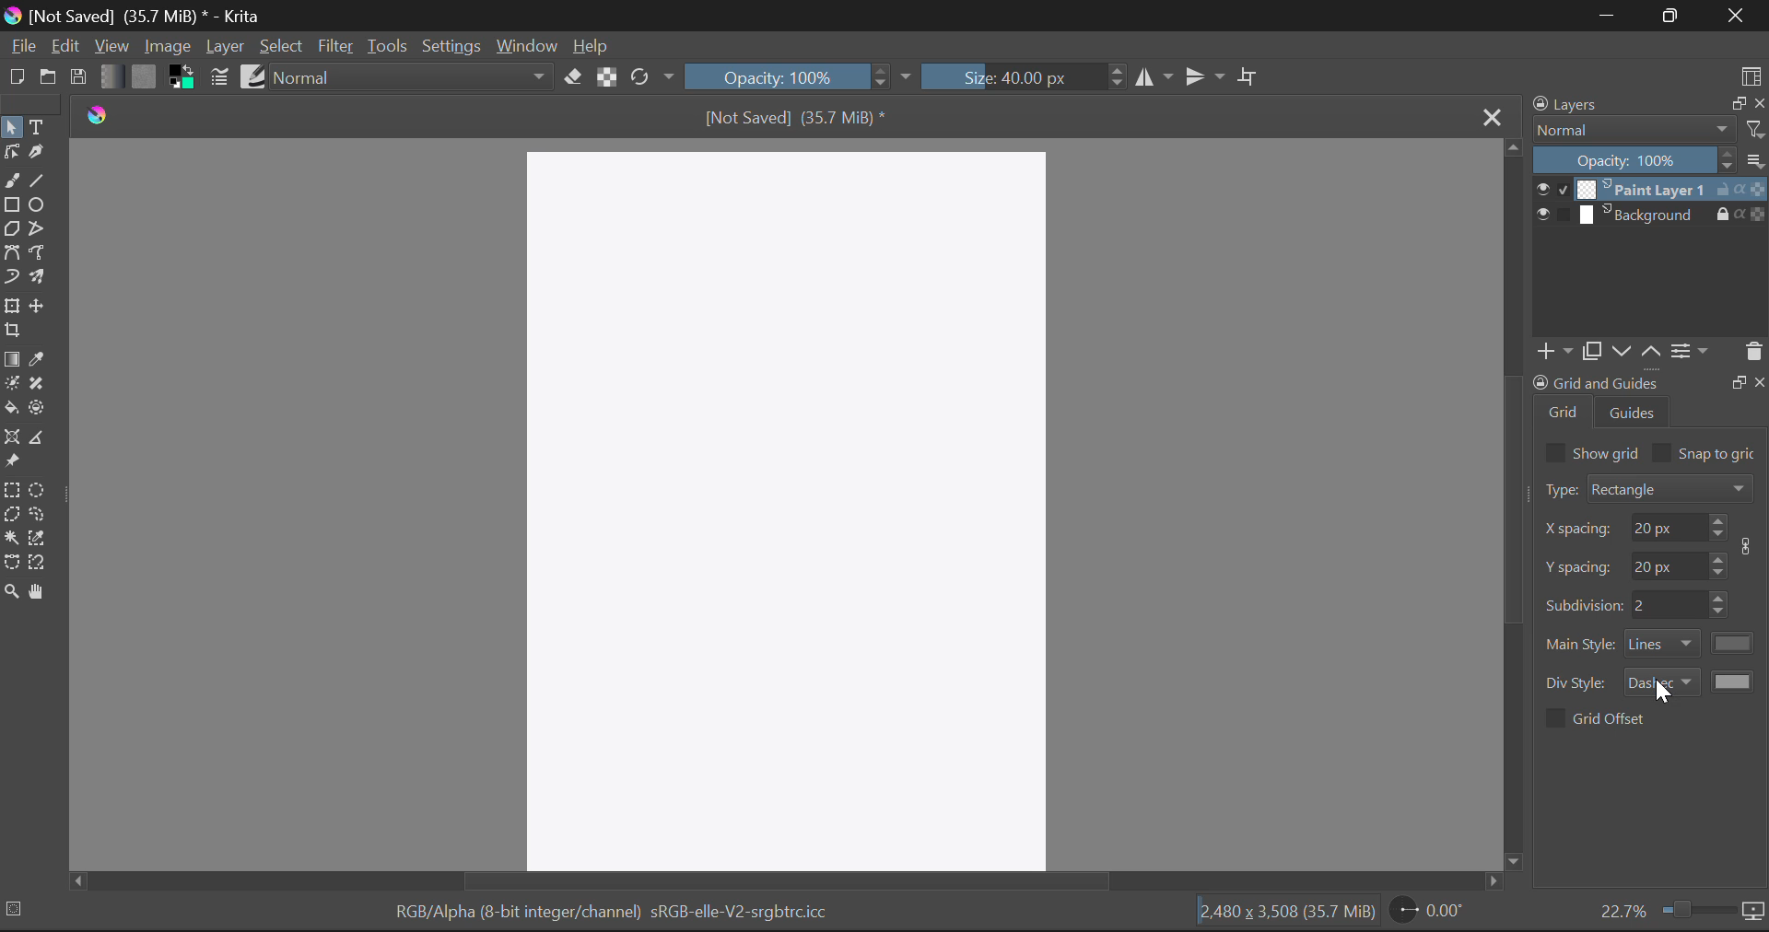  Describe the element at coordinates (1579, 566) in the screenshot. I see `spacing y` at that location.